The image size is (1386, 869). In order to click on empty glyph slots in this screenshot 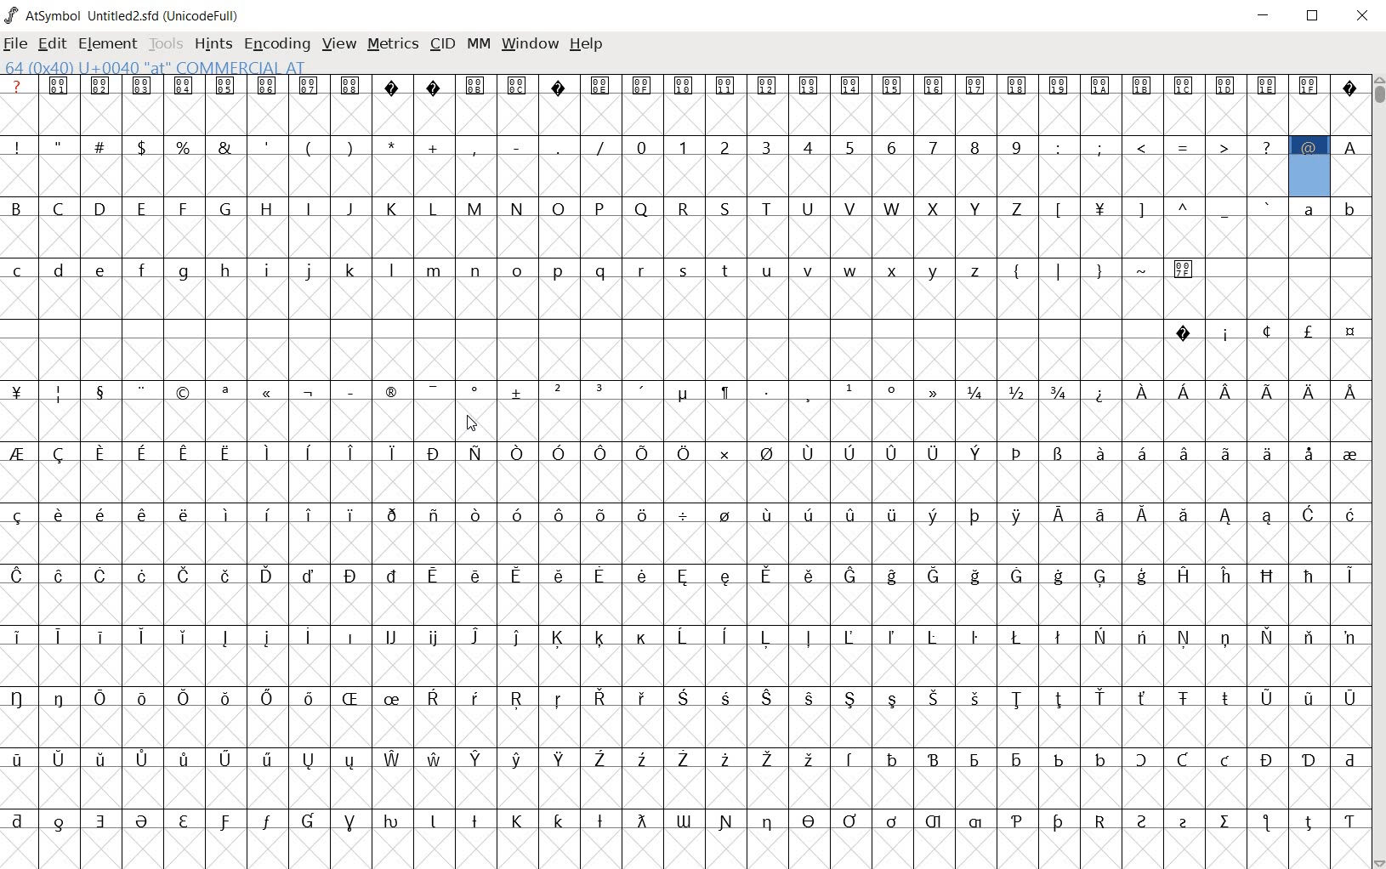, I will do `click(685, 238)`.